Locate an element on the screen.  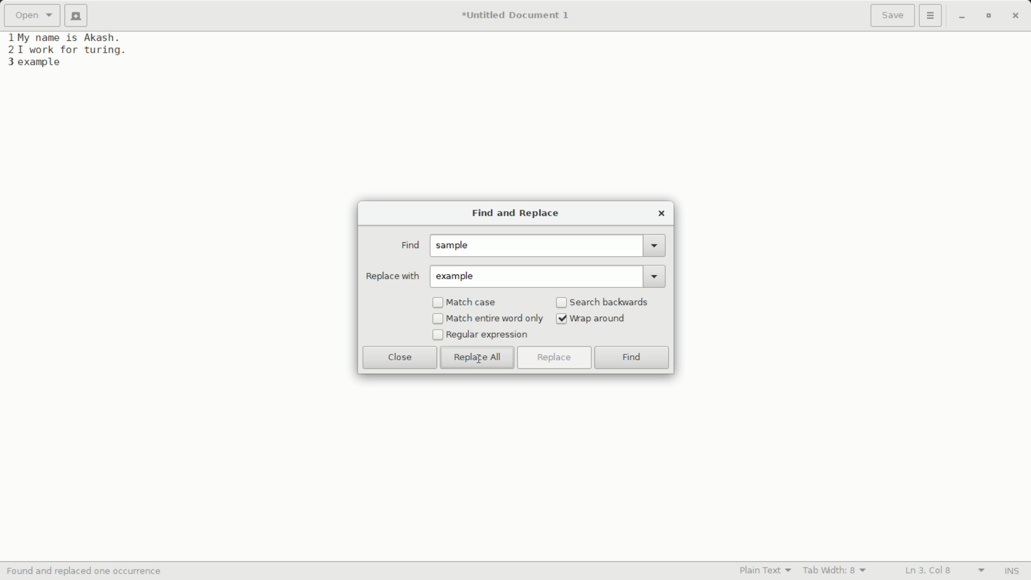
close is located at coordinates (400, 357).